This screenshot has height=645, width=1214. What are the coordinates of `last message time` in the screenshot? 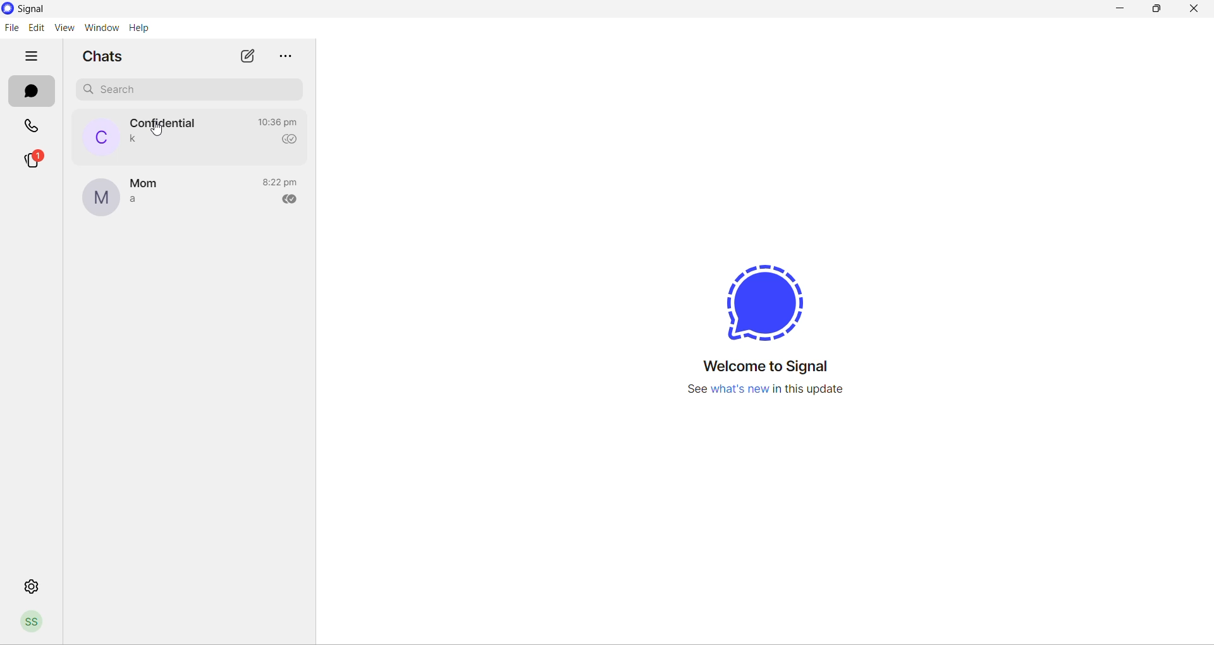 It's located at (283, 183).